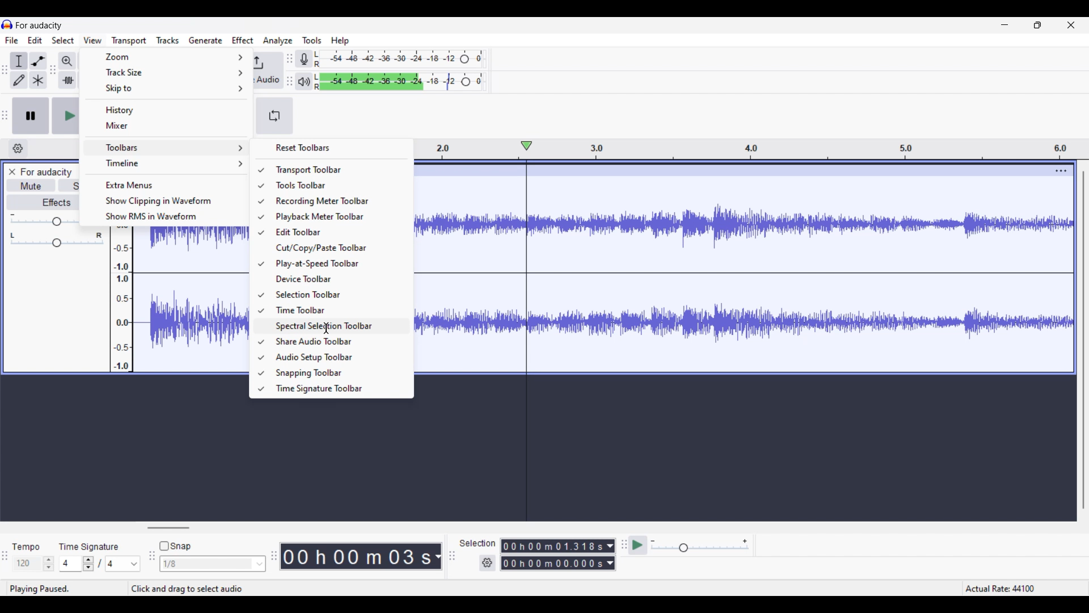 The width and height of the screenshot is (1089, 613). Describe the element at coordinates (168, 72) in the screenshot. I see `Track size options` at that location.